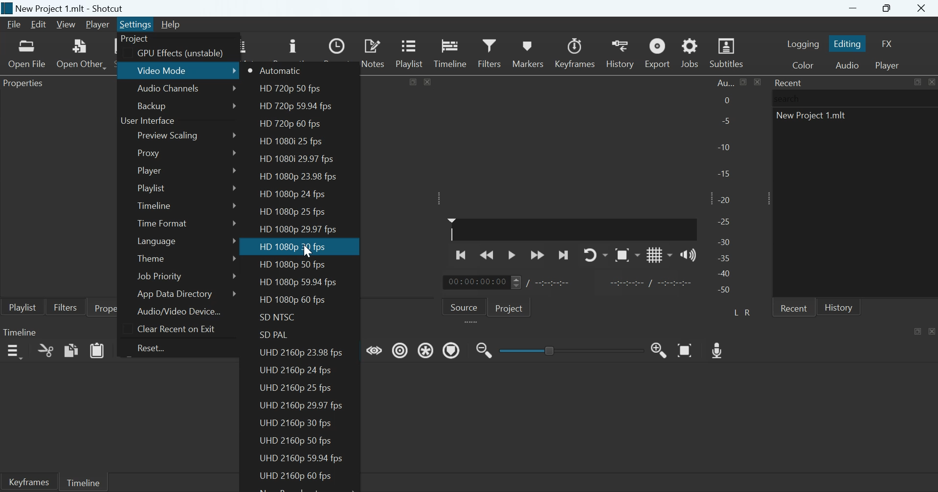 The width and height of the screenshot is (938, 492). Describe the element at coordinates (158, 276) in the screenshot. I see `Job priority` at that location.